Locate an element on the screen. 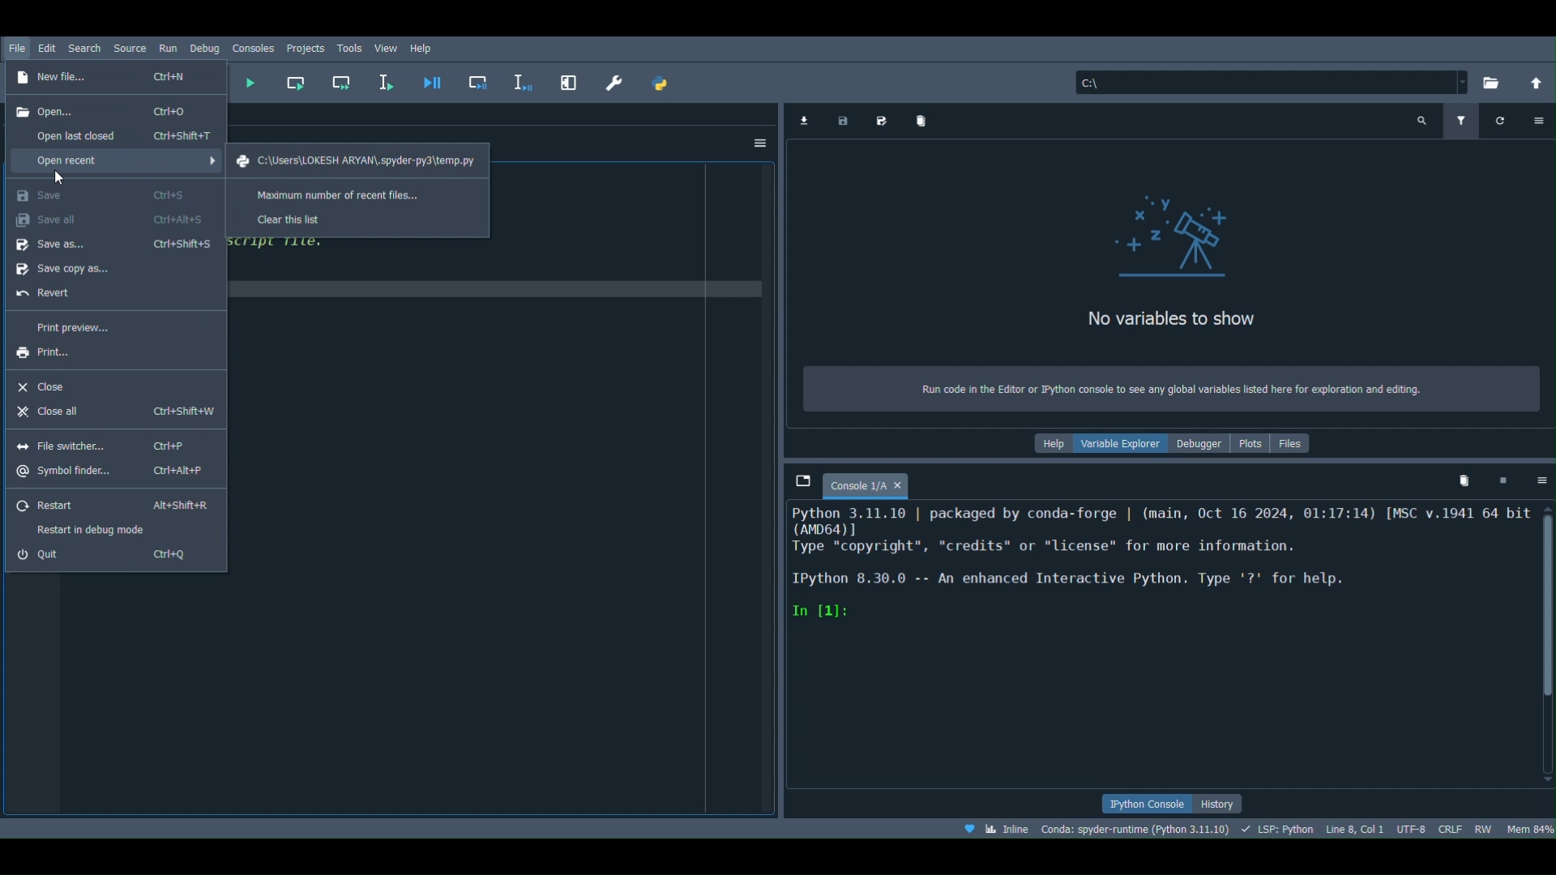 The image size is (1556, 875). Search is located at coordinates (86, 47).